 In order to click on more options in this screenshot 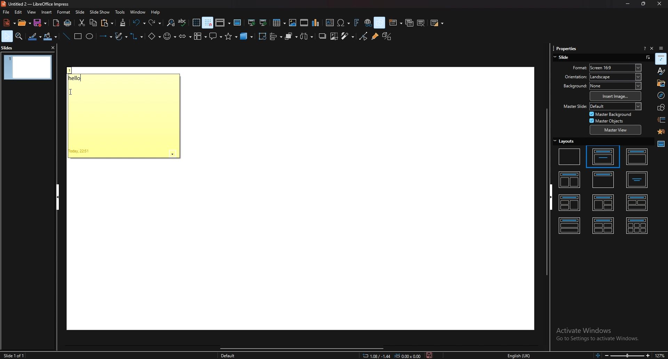, I will do `click(647, 57)`.